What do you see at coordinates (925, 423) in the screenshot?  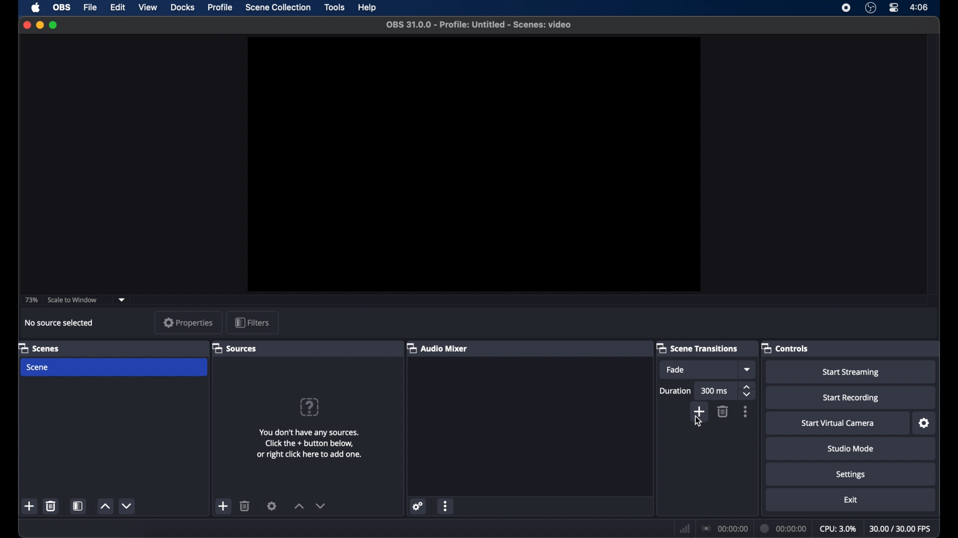 I see `settings` at bounding box center [925, 423].